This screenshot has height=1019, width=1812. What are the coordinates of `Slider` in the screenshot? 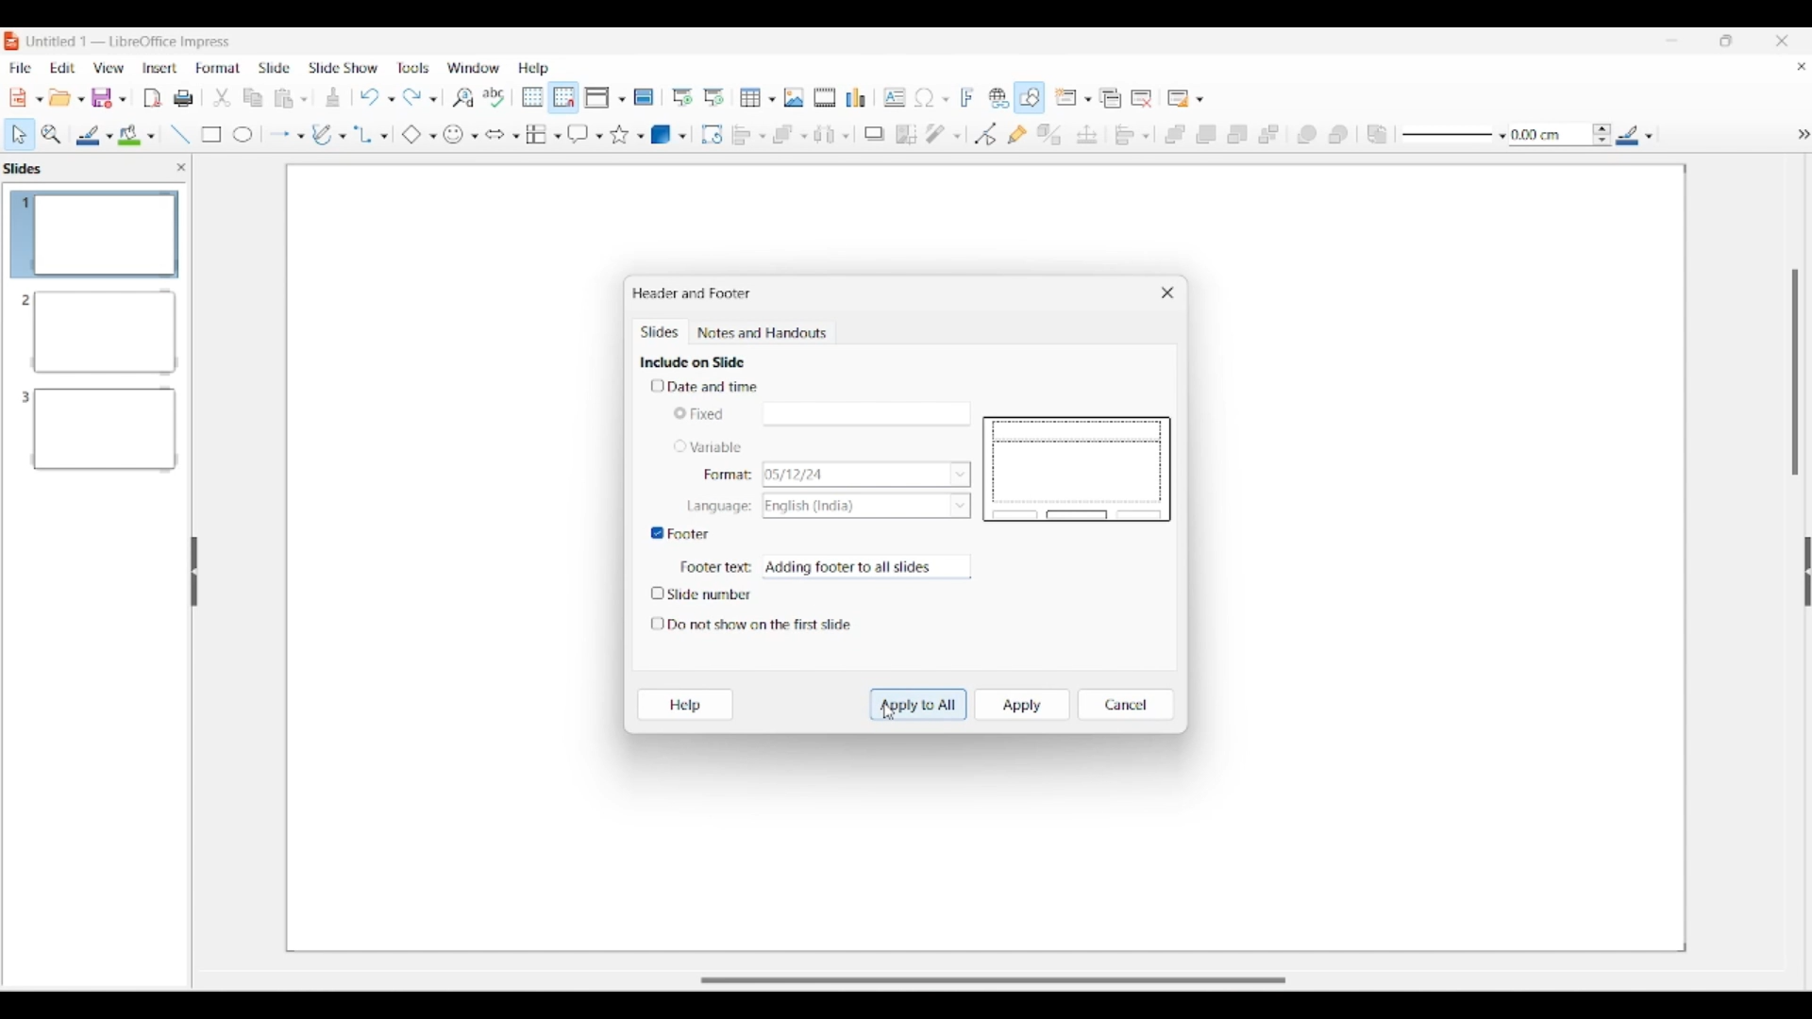 It's located at (992, 977).